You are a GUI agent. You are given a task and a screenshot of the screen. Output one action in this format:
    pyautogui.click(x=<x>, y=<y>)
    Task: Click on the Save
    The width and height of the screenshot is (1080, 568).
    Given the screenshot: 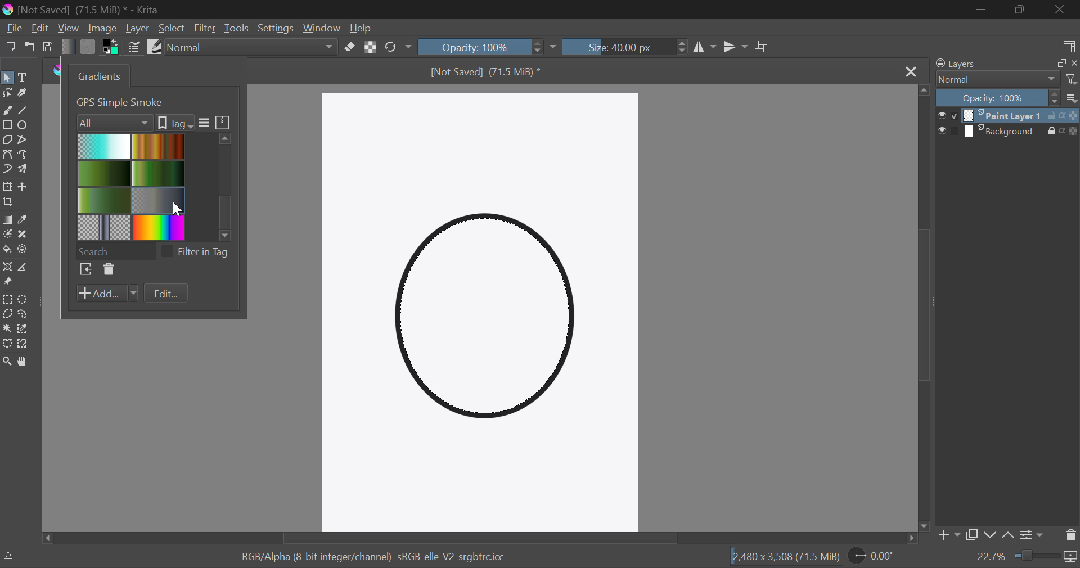 What is the action you would take?
    pyautogui.click(x=48, y=47)
    